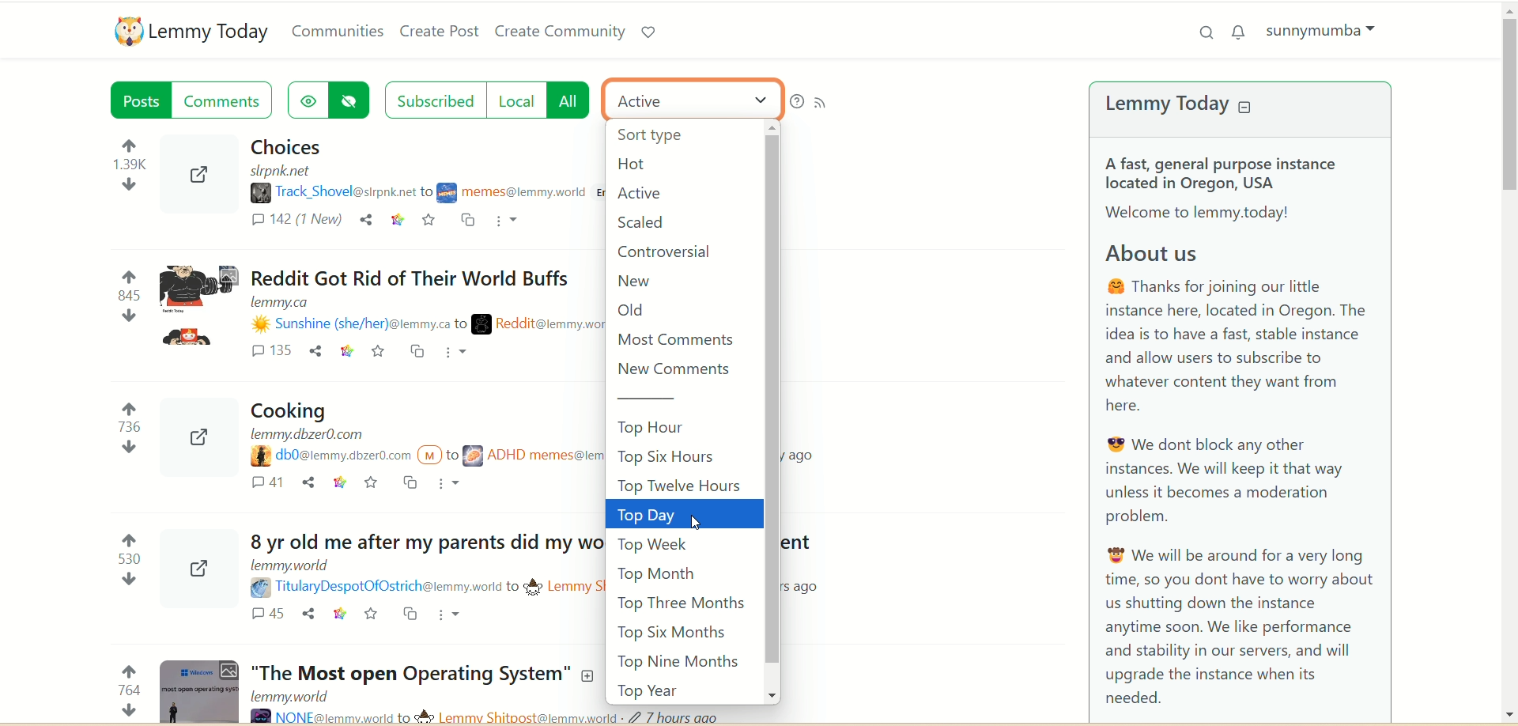 This screenshot has width=1518, height=726. I want to click on posts, so click(143, 103).